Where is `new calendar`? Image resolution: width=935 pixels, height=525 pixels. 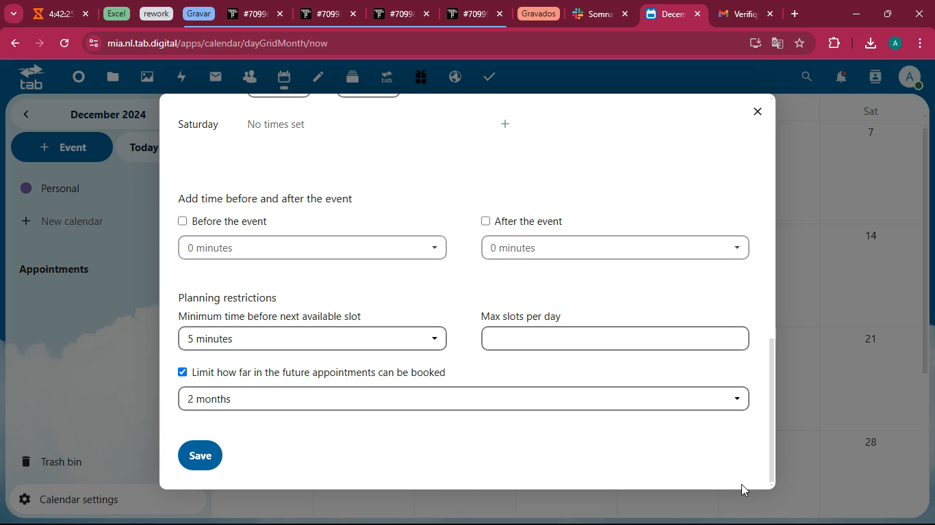 new calendar is located at coordinates (64, 221).